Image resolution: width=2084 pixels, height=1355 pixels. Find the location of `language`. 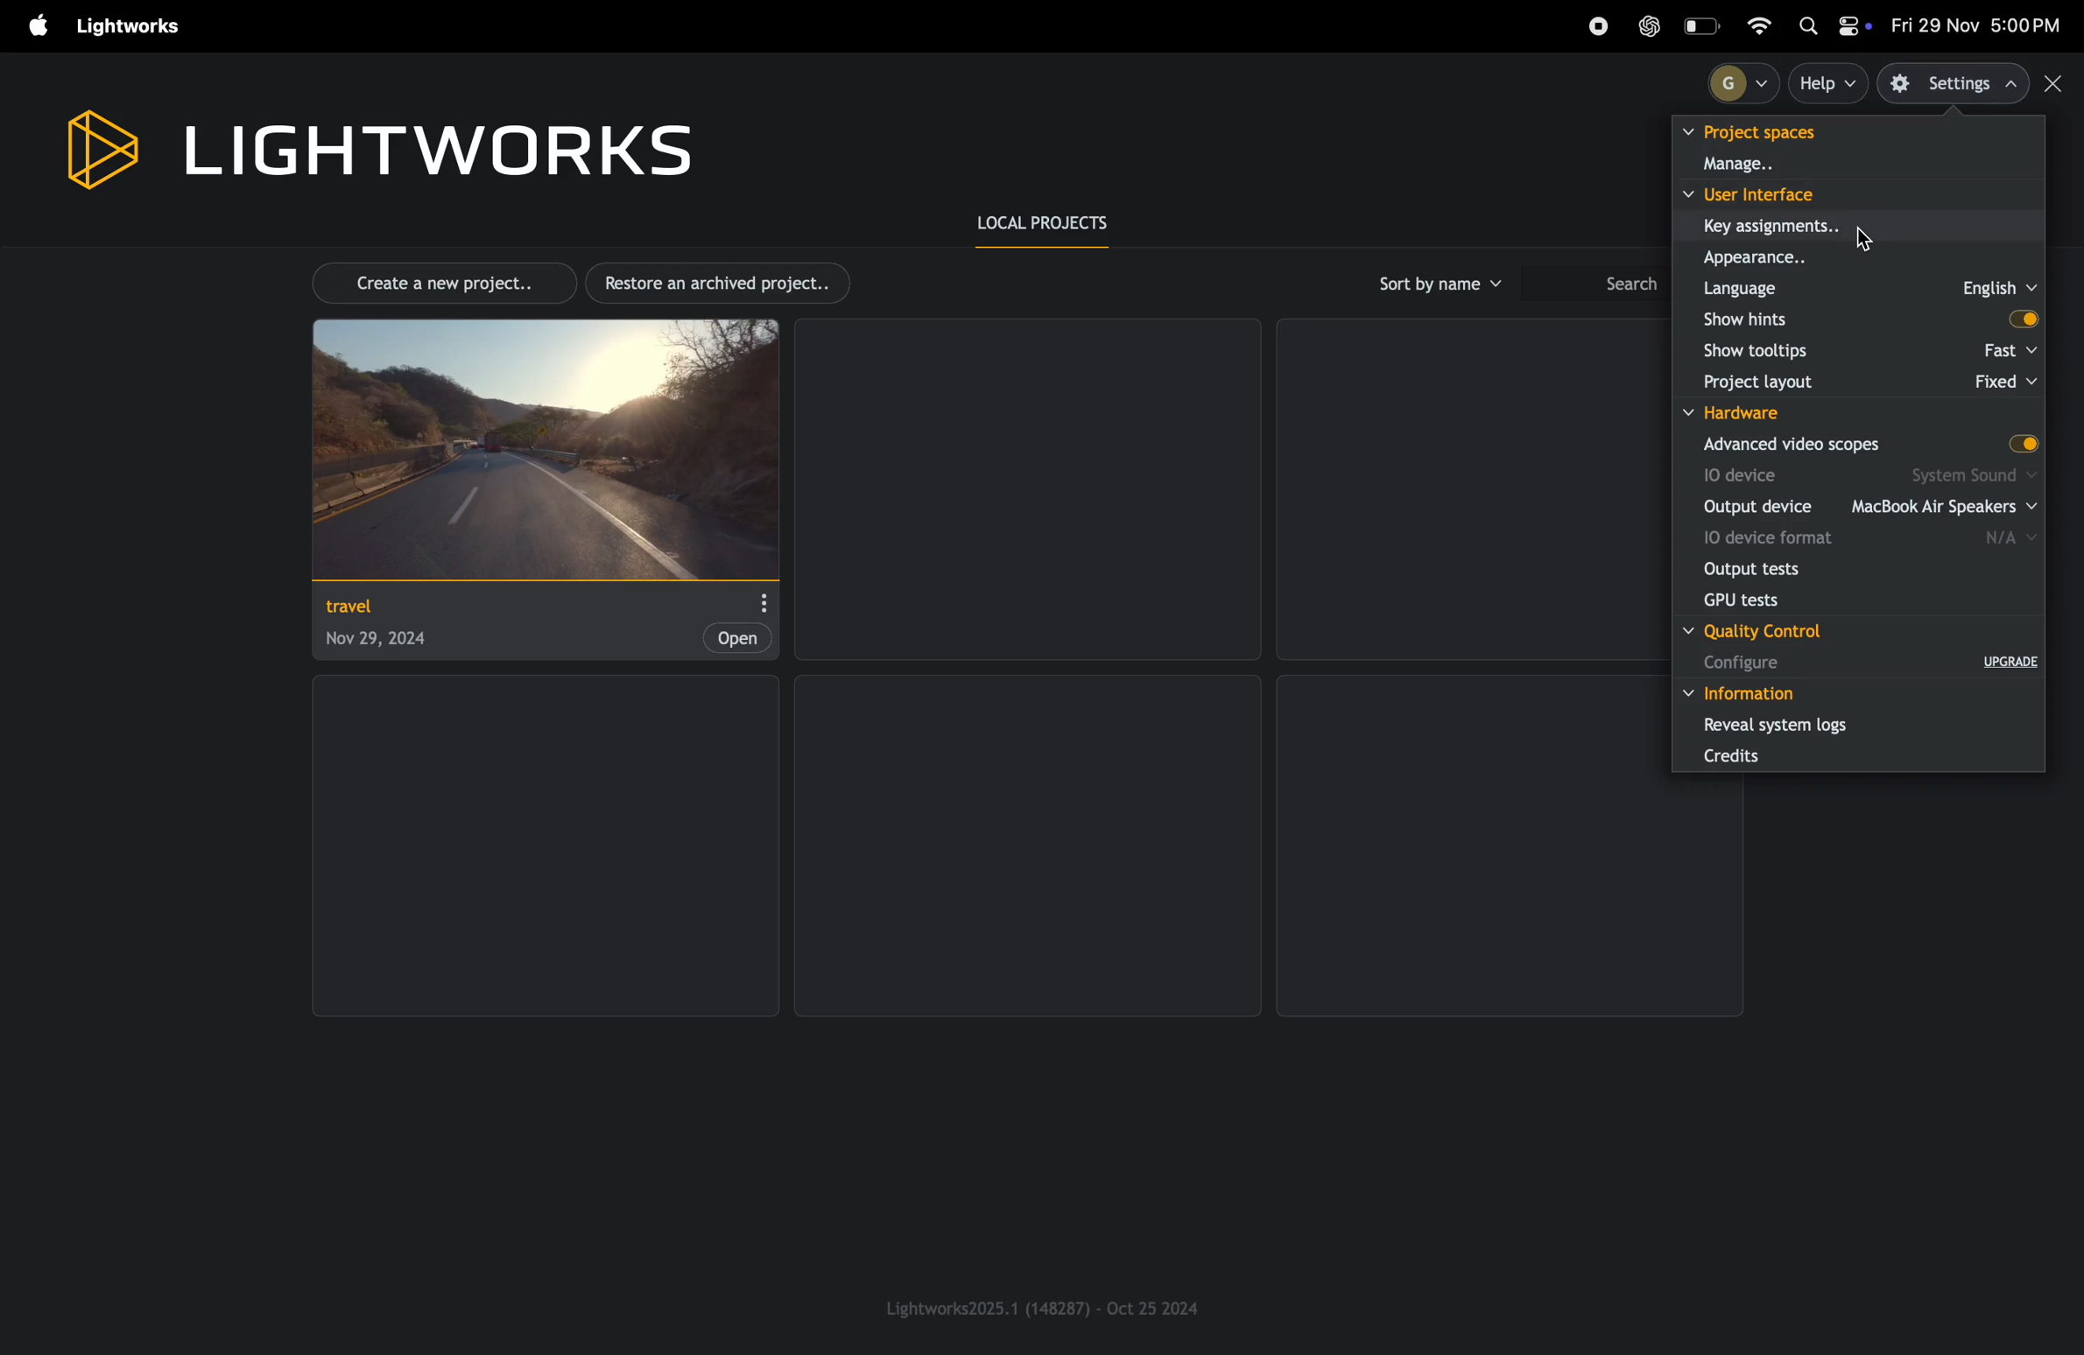

language is located at coordinates (1772, 291).